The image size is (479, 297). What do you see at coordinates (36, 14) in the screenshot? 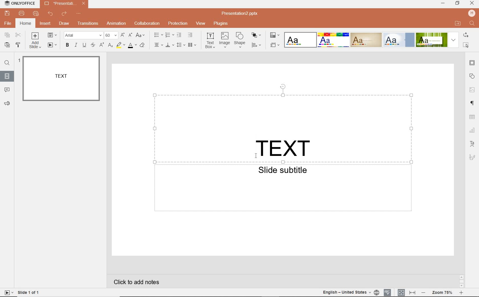
I see `QUICK PRINT` at bounding box center [36, 14].